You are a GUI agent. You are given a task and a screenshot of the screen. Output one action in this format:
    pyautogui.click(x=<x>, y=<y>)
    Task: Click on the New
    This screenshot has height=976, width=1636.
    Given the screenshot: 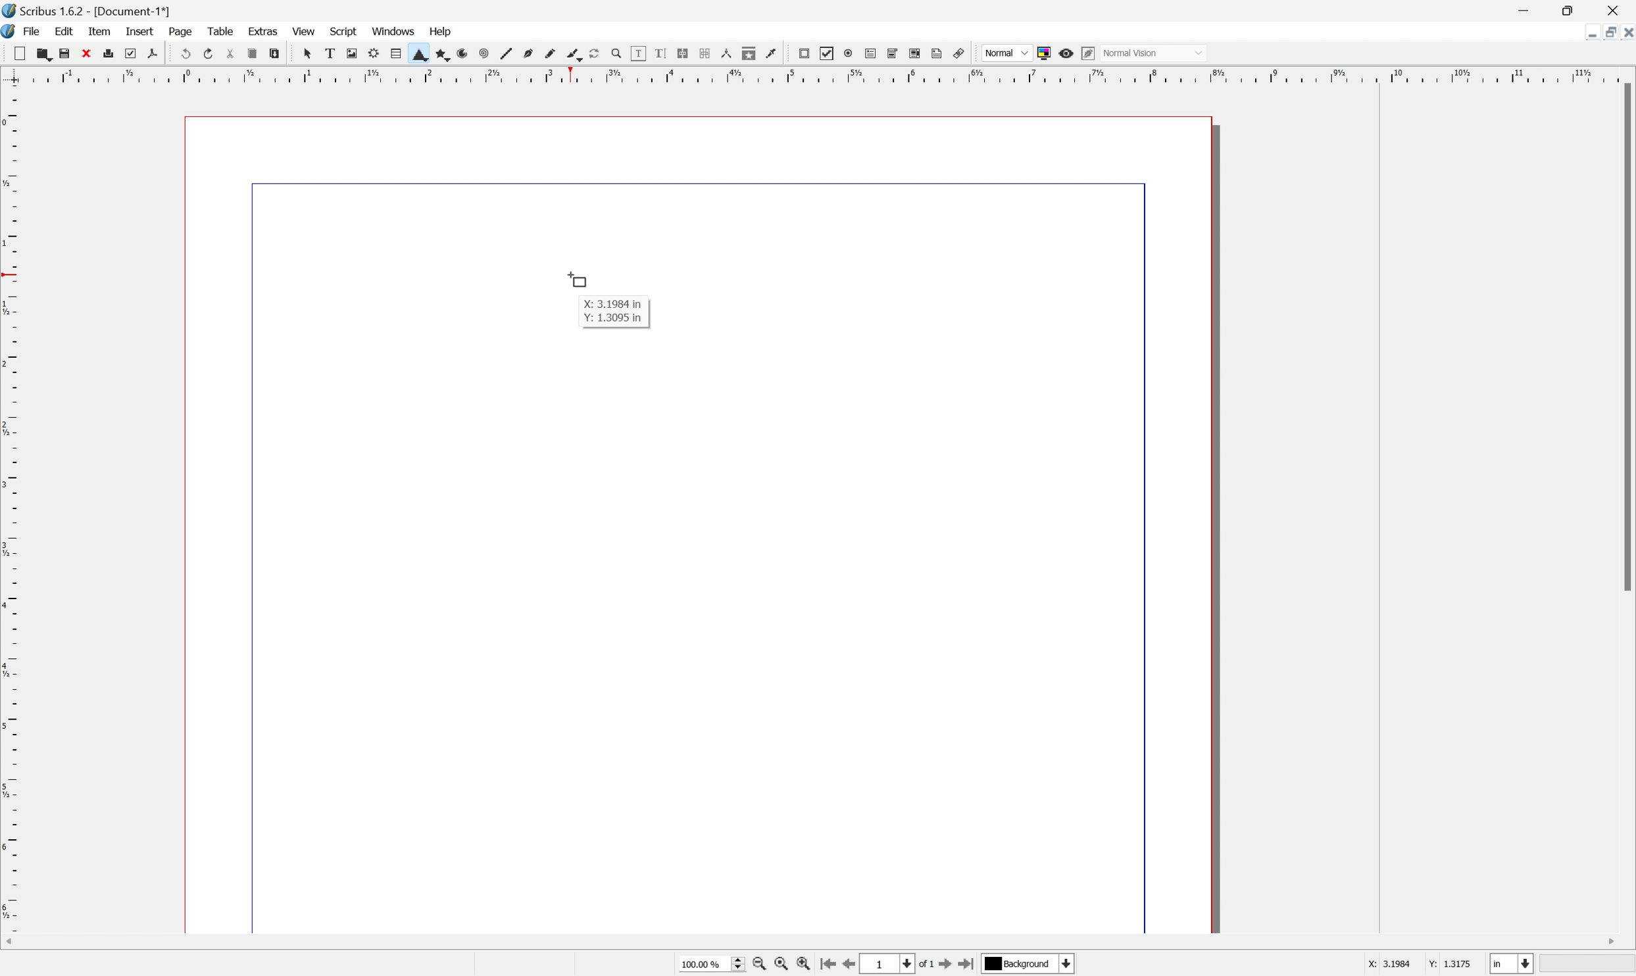 What is the action you would take?
    pyautogui.click(x=18, y=54)
    